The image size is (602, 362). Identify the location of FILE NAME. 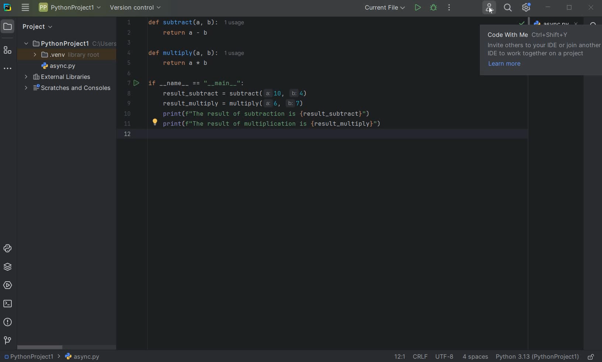
(57, 66).